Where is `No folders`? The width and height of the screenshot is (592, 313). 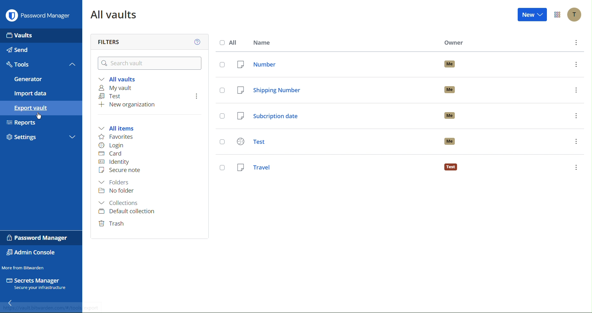 No folders is located at coordinates (118, 191).